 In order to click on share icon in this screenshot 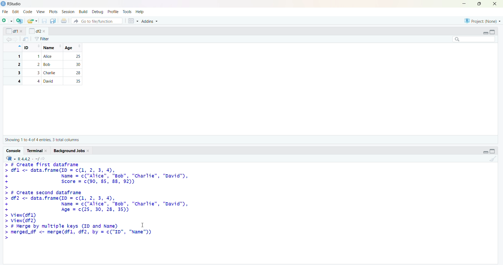, I will do `click(43, 159)`.